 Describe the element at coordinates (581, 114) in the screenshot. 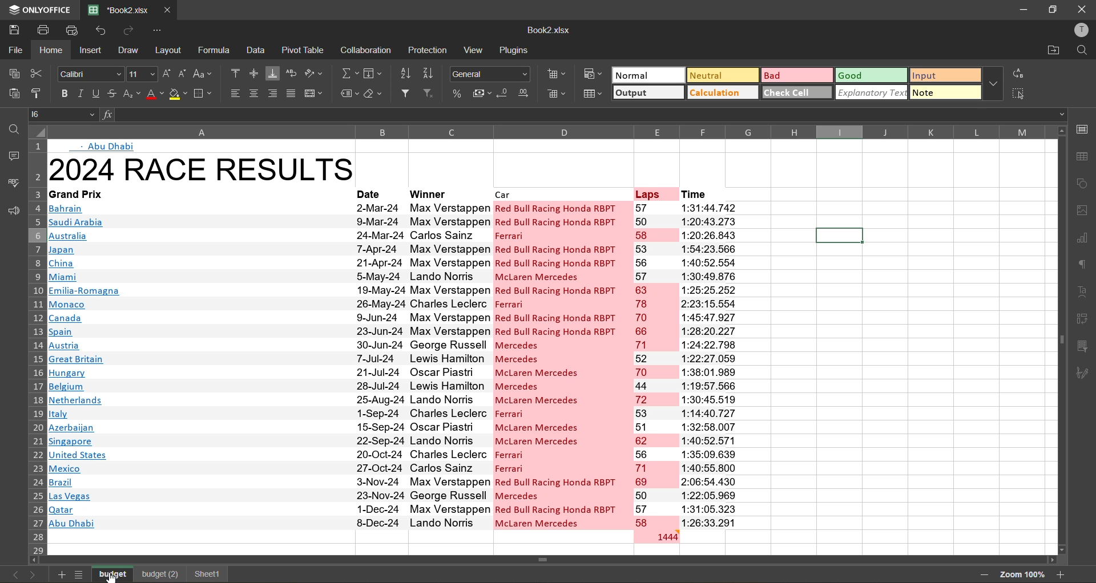

I see `formula bar` at that location.